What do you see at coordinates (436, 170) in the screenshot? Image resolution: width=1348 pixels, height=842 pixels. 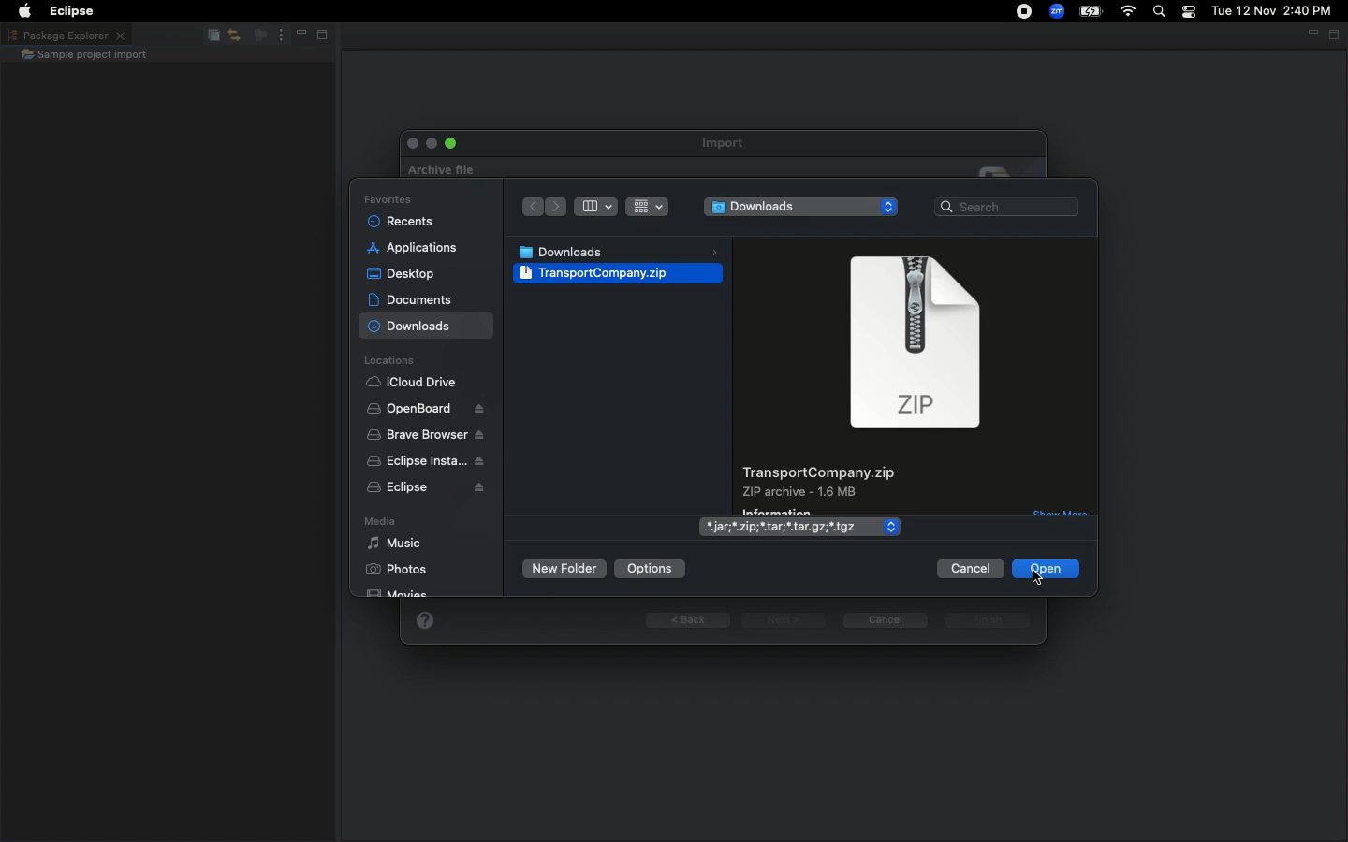 I see `archive file` at bounding box center [436, 170].